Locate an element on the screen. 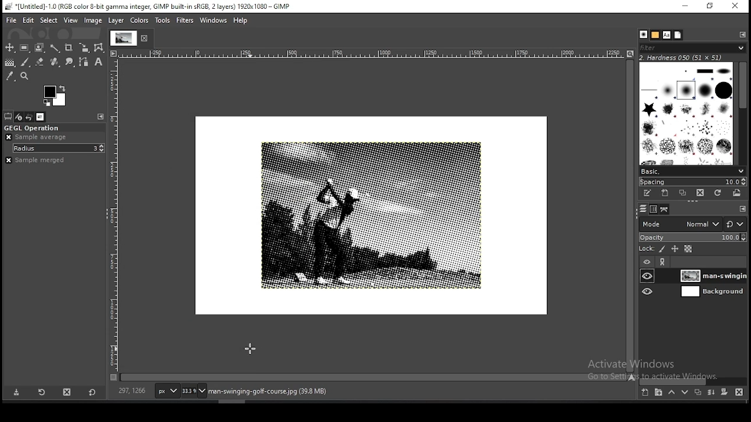 This screenshot has height=422, width=751. layers is located at coordinates (643, 210).